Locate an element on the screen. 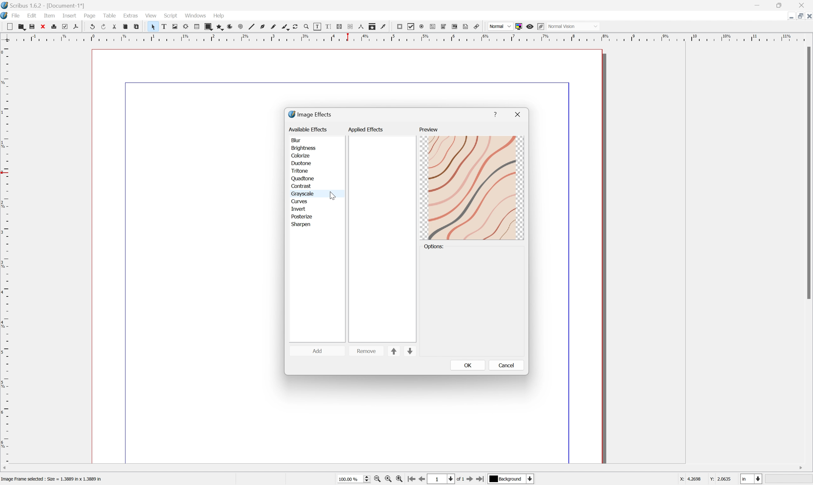 The height and width of the screenshot is (485, 813). Page is located at coordinates (89, 16).